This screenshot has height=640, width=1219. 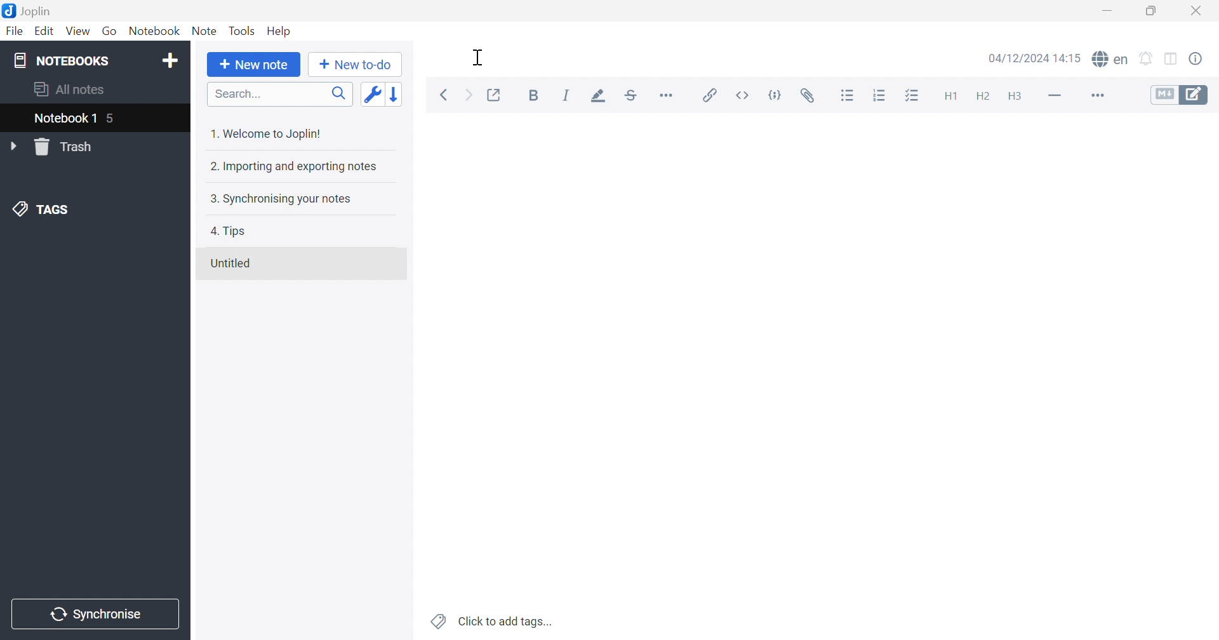 What do you see at coordinates (911, 97) in the screenshot?
I see `Checkbox list` at bounding box center [911, 97].